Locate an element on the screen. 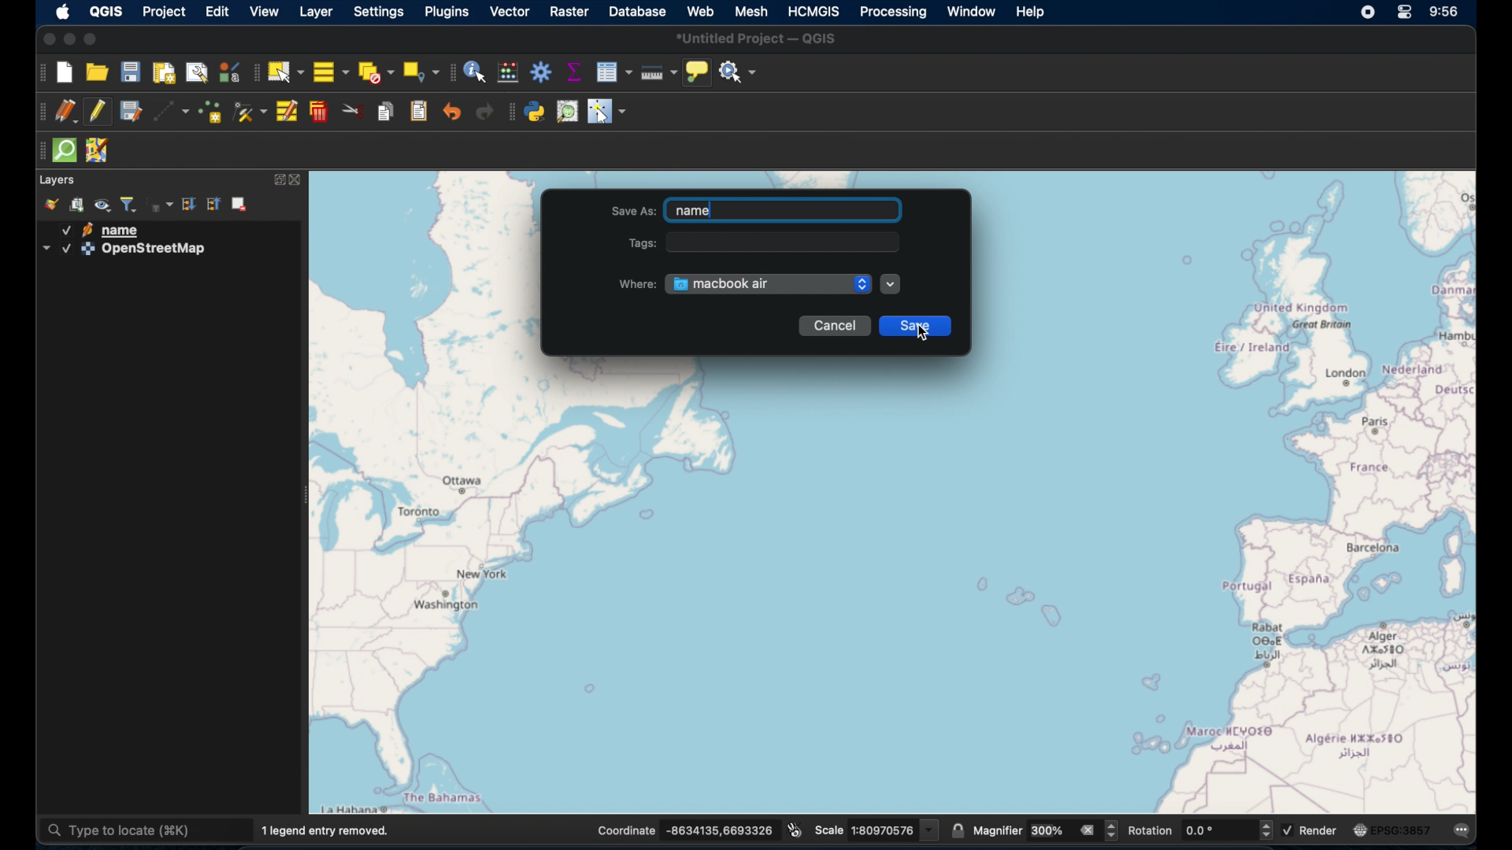 Image resolution: width=1512 pixels, height=850 pixels. database is located at coordinates (637, 11).